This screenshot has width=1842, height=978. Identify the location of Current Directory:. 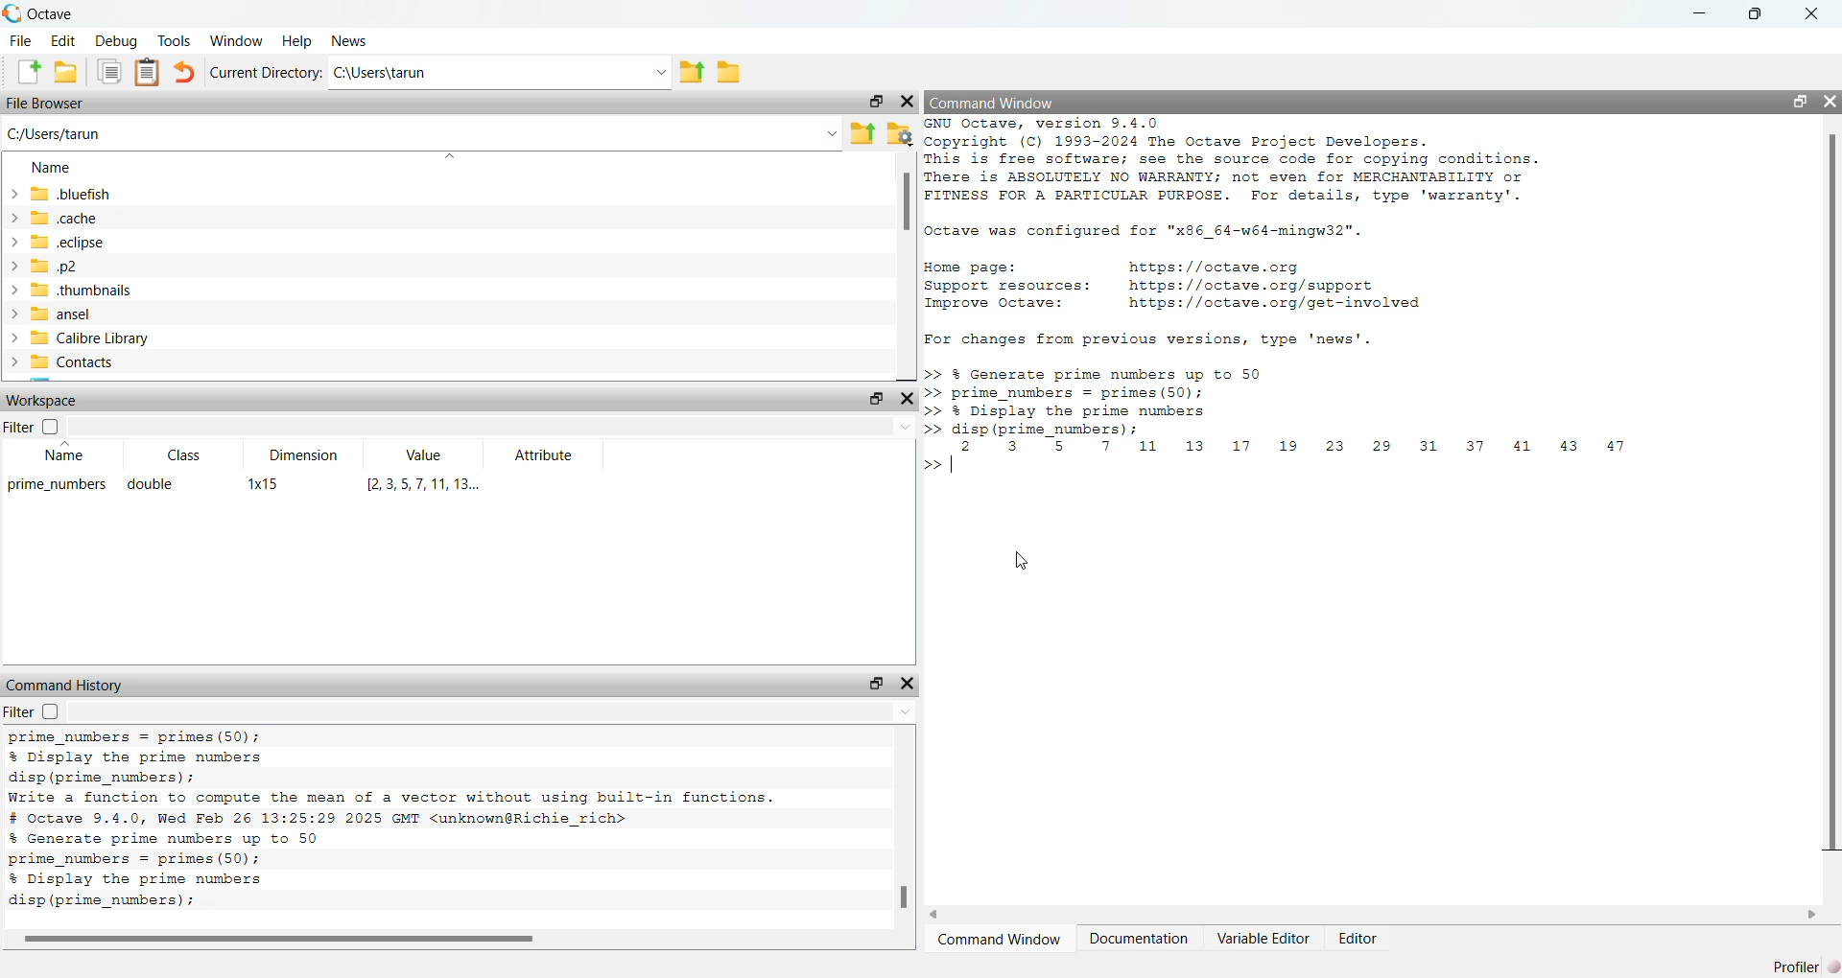
(267, 73).